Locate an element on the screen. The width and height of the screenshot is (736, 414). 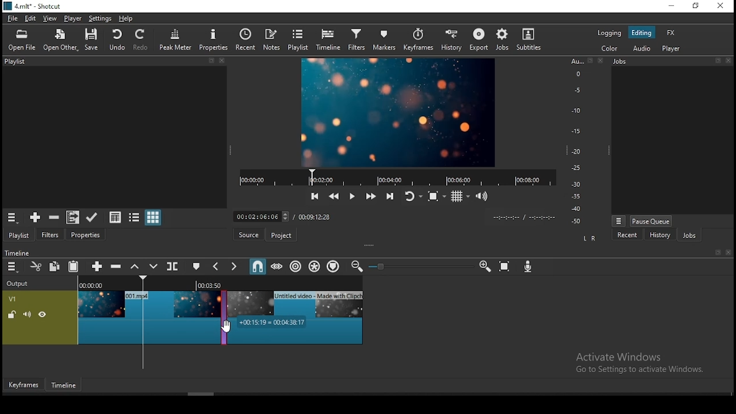
keyframes is located at coordinates (24, 383).